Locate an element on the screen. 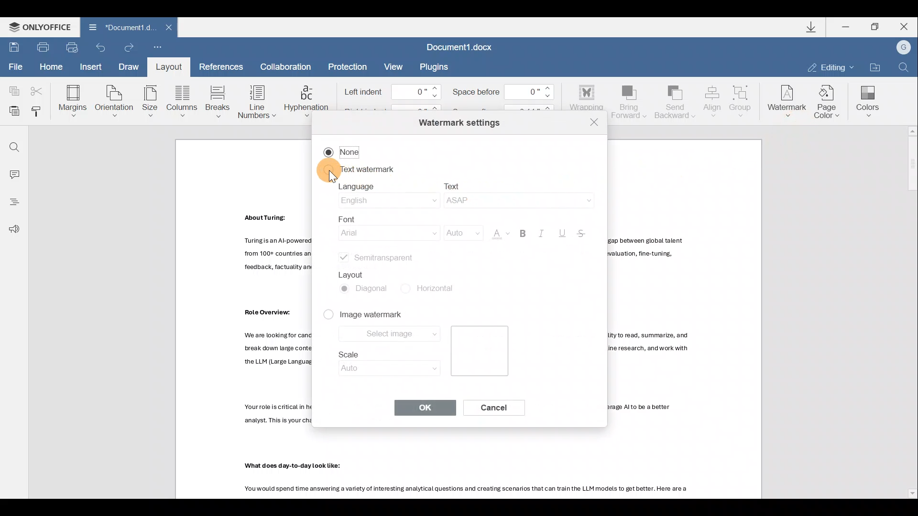 The image size is (918, 516). Font color is located at coordinates (498, 232).